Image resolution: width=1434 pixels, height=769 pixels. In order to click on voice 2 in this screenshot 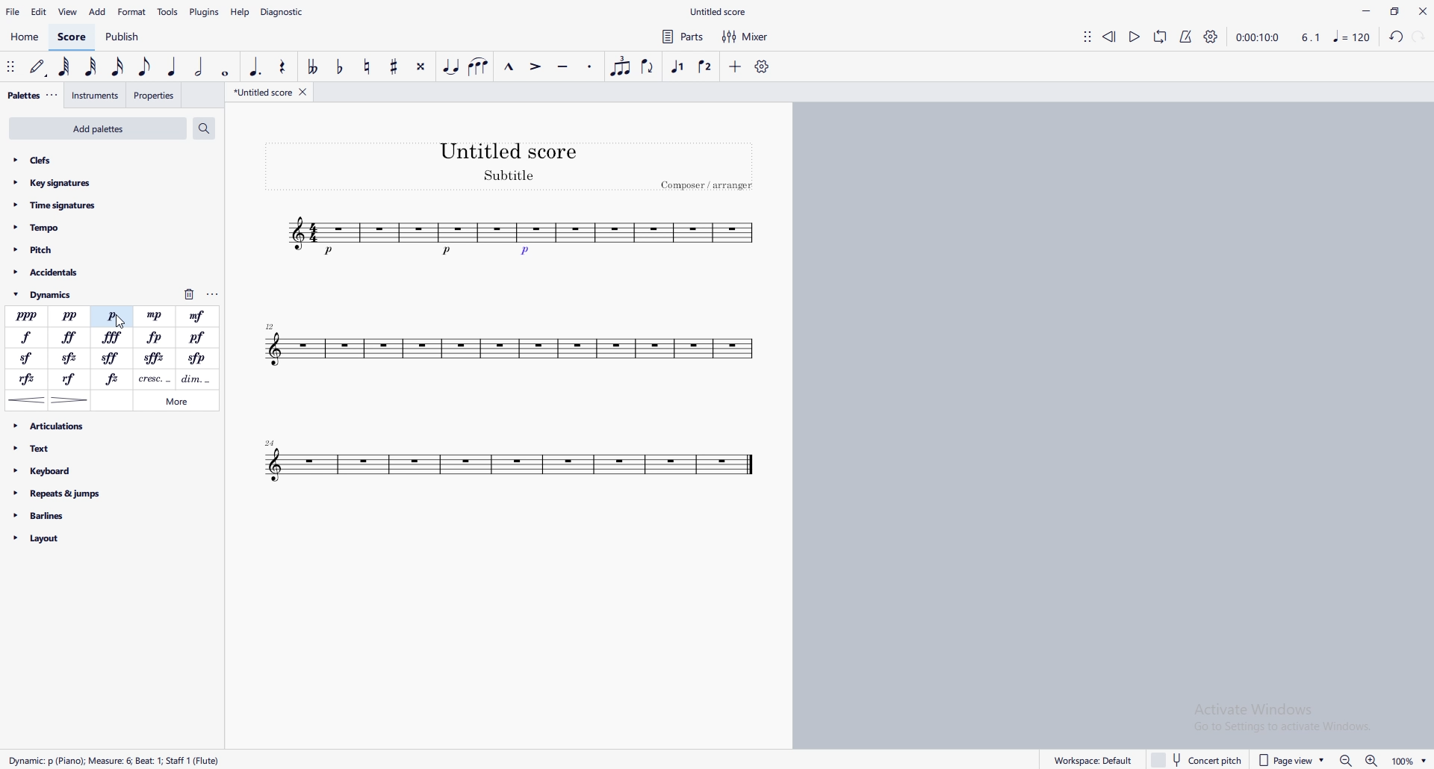, I will do `click(704, 67)`.